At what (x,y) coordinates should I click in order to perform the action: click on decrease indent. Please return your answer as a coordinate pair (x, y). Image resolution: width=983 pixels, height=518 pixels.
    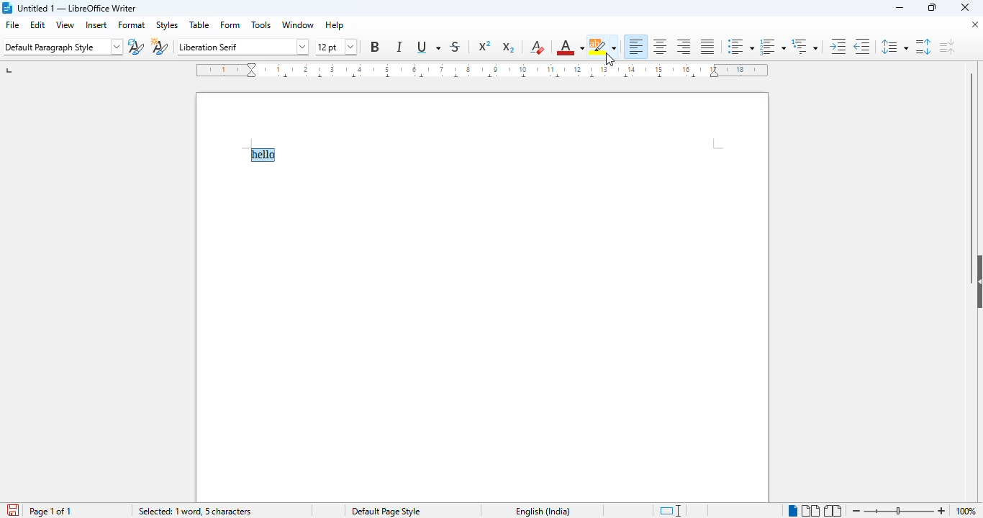
    Looking at the image, I should click on (861, 46).